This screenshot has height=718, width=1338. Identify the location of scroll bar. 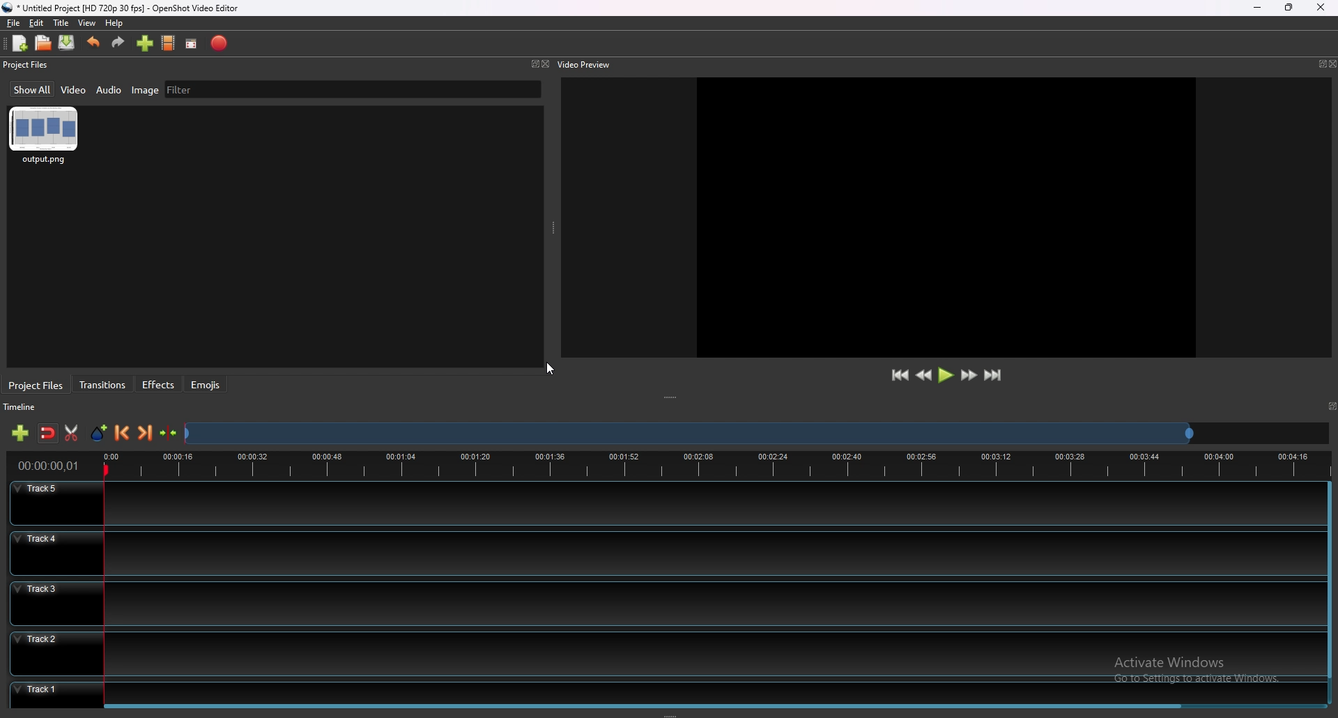
(1328, 581).